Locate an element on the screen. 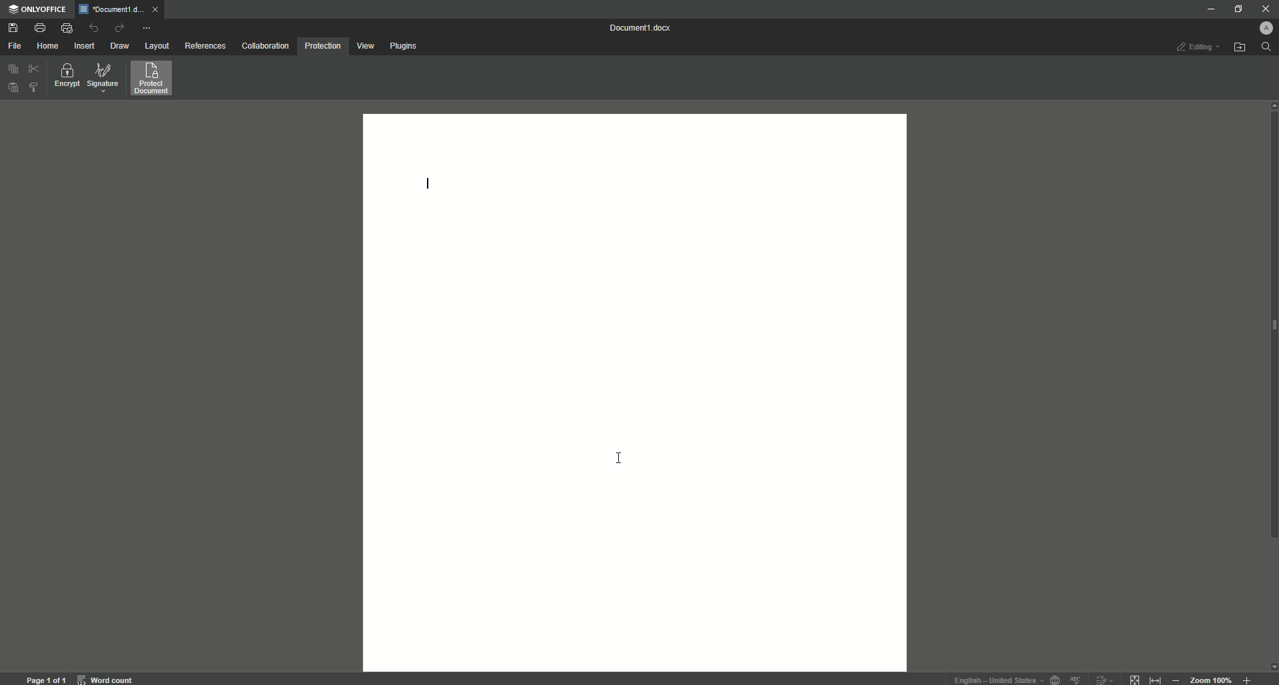  ONLYOFFICE is located at coordinates (39, 11).